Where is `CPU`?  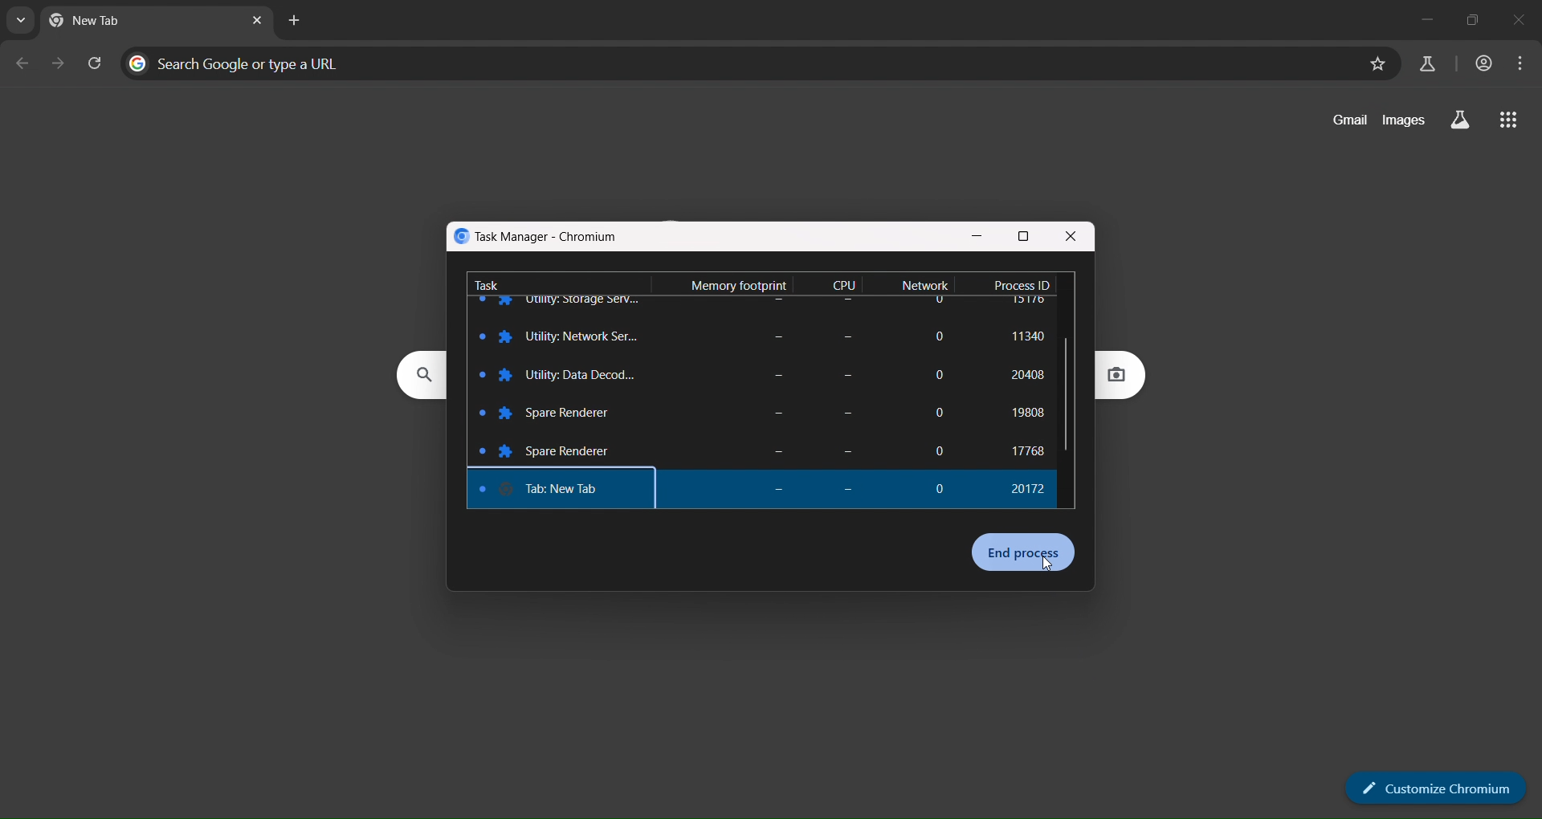
CPU is located at coordinates (846, 283).